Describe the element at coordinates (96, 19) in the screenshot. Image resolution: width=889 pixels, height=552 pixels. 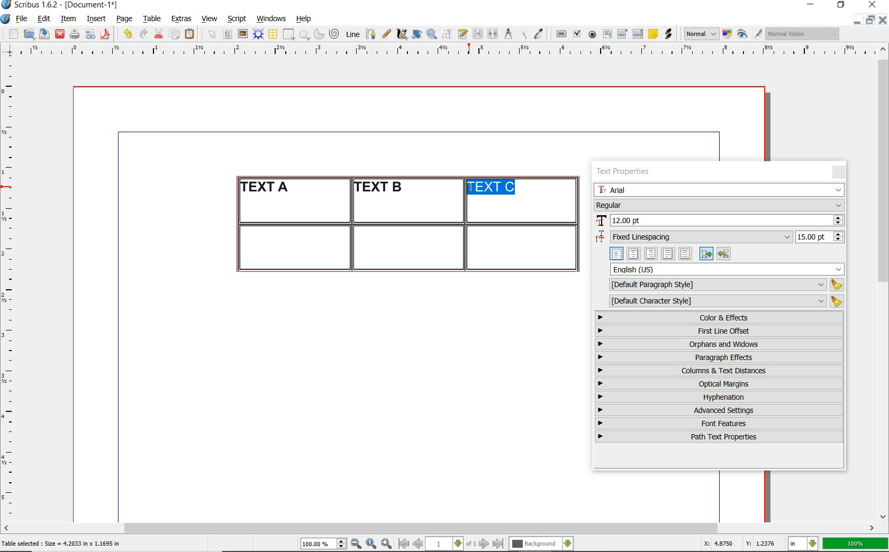
I see `insert` at that location.